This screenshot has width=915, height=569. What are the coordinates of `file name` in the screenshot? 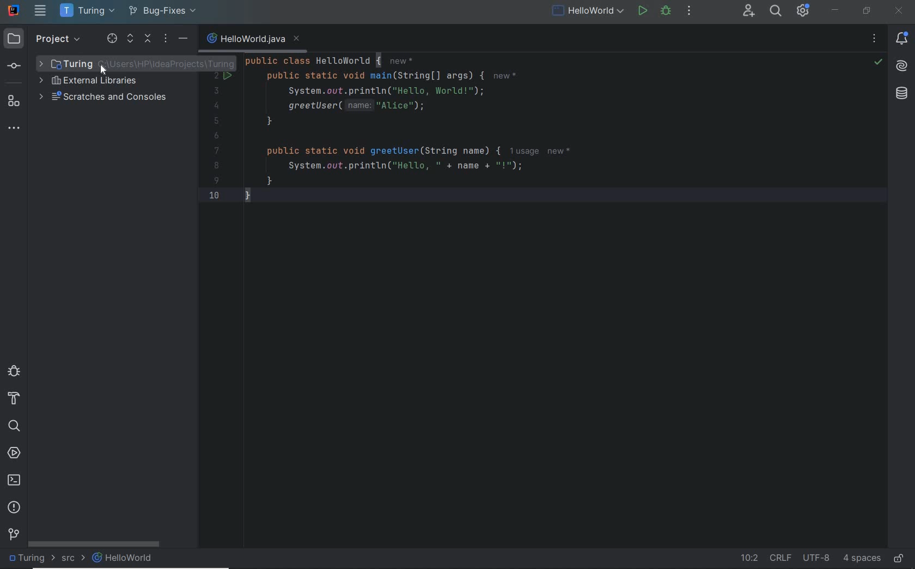 It's located at (123, 559).